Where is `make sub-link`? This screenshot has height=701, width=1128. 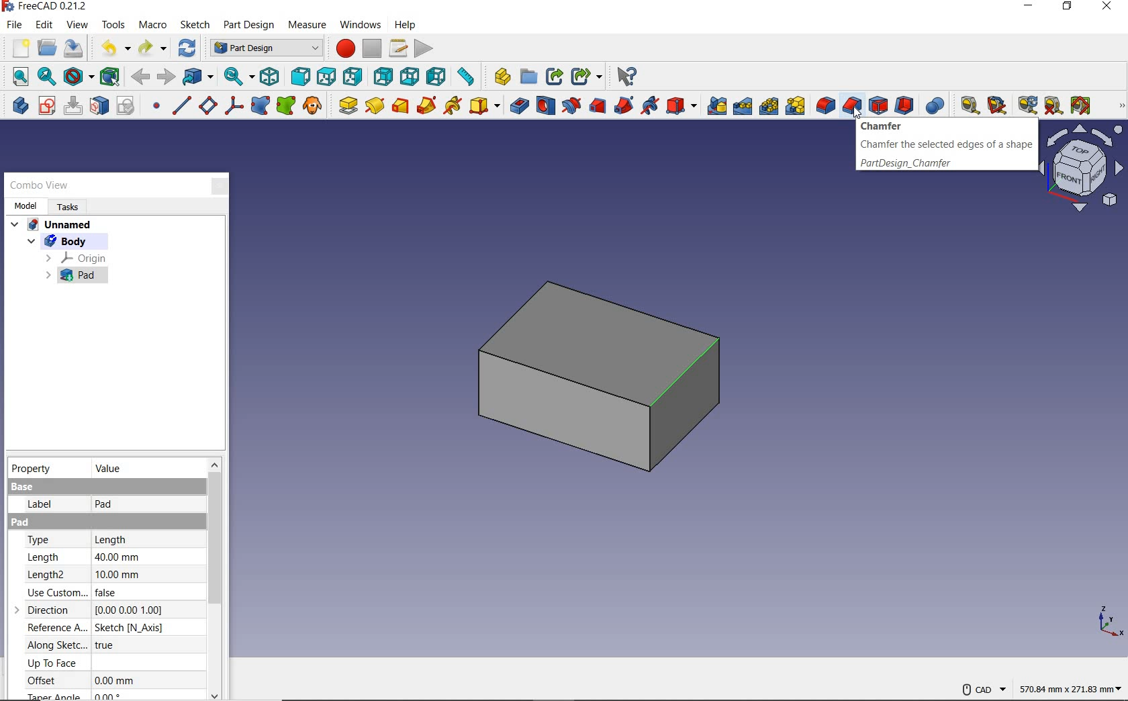
make sub-link is located at coordinates (586, 76).